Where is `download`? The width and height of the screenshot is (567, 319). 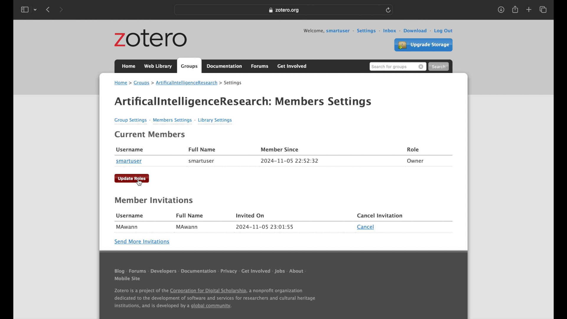
download is located at coordinates (501, 10).